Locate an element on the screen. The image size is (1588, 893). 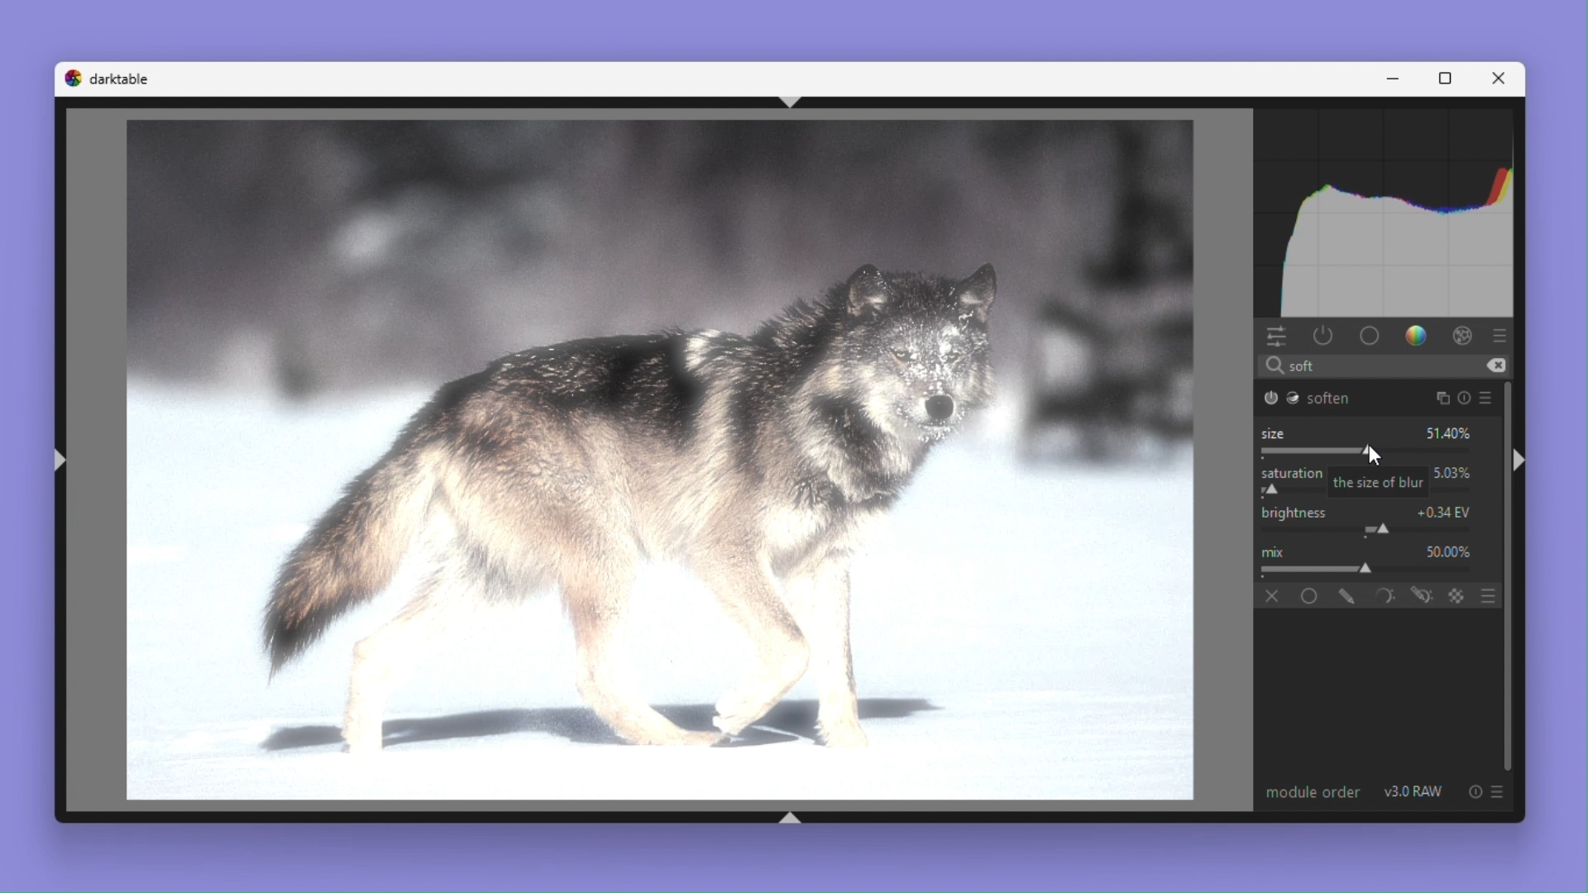
Image is located at coordinates (648, 462).